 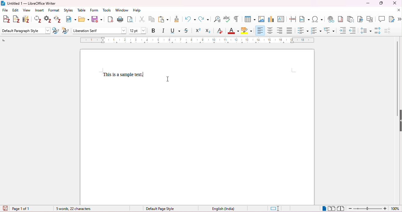 What do you see at coordinates (190, 18) in the screenshot?
I see `undo` at bounding box center [190, 18].